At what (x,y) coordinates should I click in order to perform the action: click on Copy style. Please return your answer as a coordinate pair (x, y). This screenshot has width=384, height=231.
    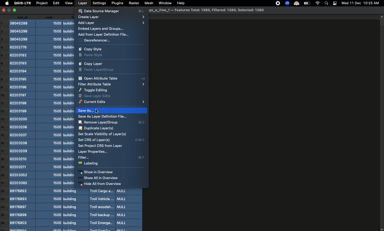
    Looking at the image, I should click on (93, 49).